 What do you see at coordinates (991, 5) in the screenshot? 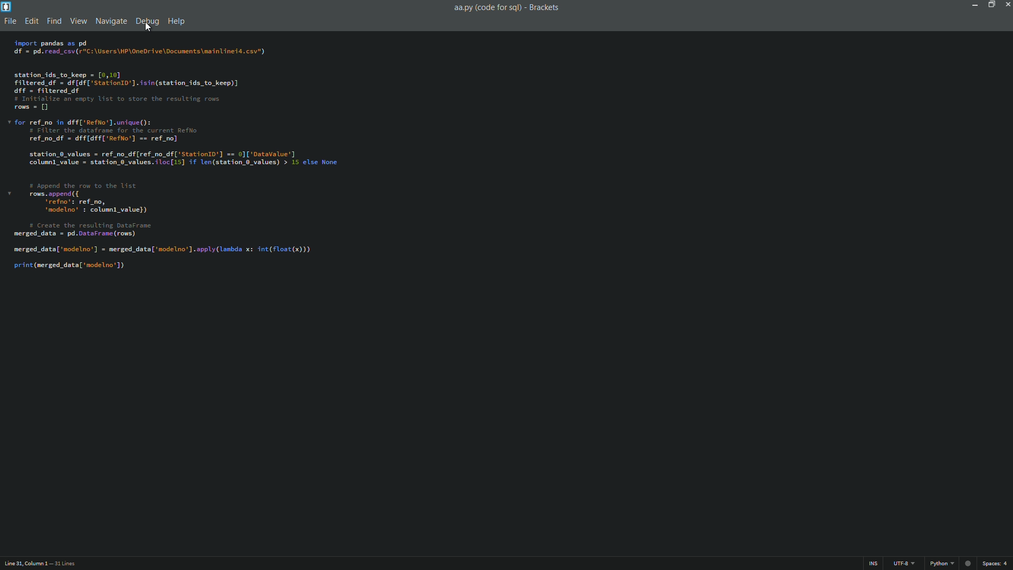
I see `maximize` at bounding box center [991, 5].